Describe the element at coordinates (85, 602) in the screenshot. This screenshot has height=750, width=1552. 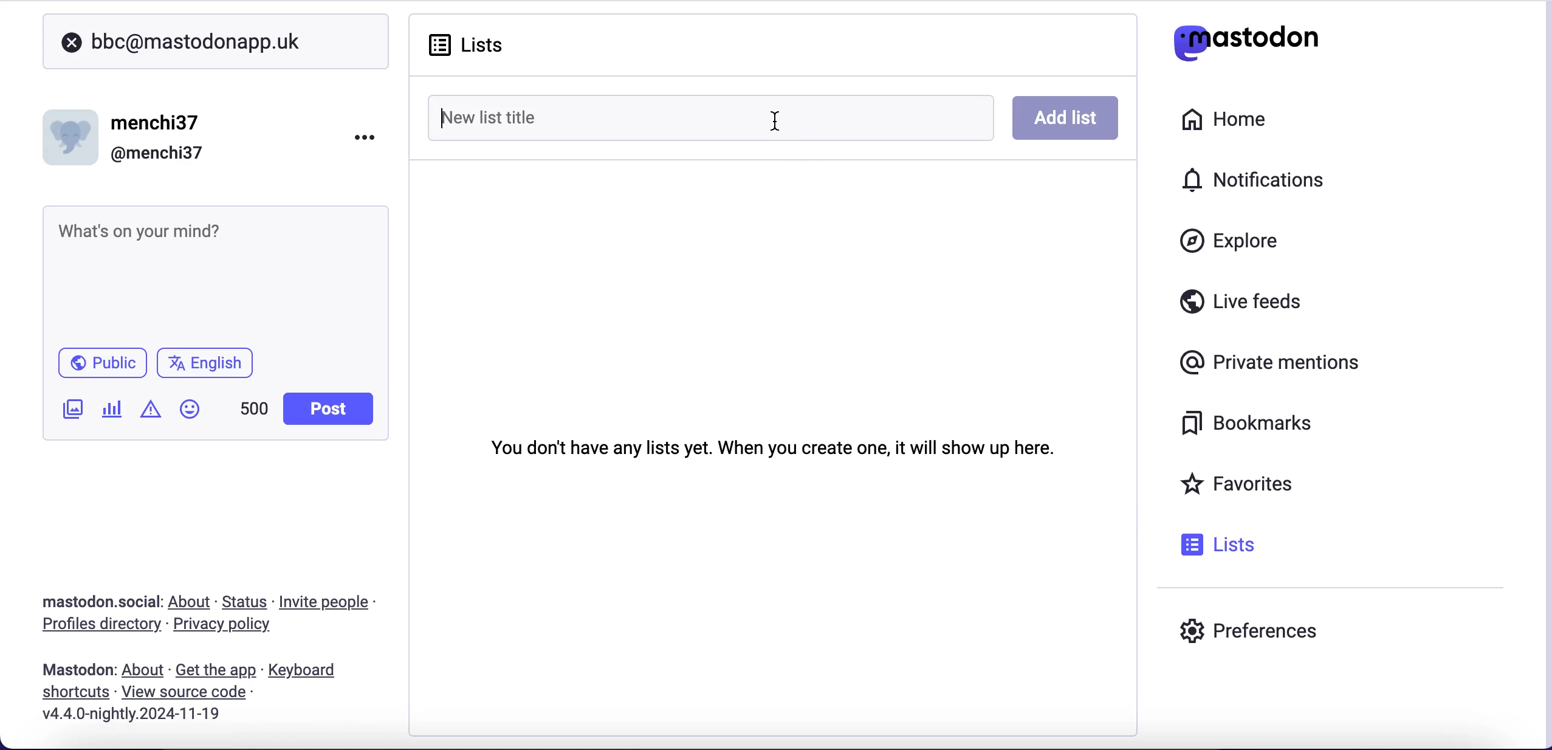
I see `mastodon social` at that location.